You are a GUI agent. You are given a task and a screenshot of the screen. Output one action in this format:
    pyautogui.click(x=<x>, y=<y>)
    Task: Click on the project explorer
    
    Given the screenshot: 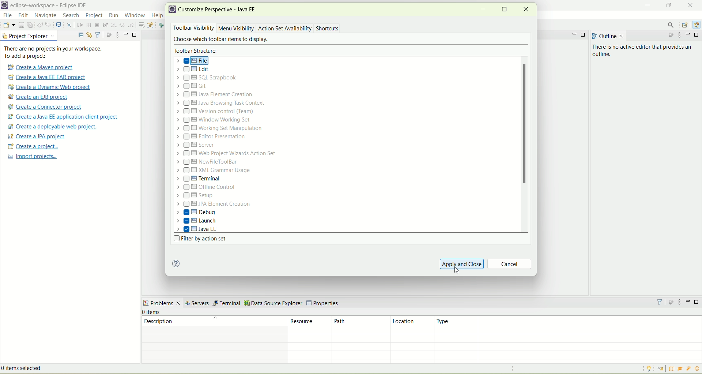 What is the action you would take?
    pyautogui.click(x=29, y=36)
    